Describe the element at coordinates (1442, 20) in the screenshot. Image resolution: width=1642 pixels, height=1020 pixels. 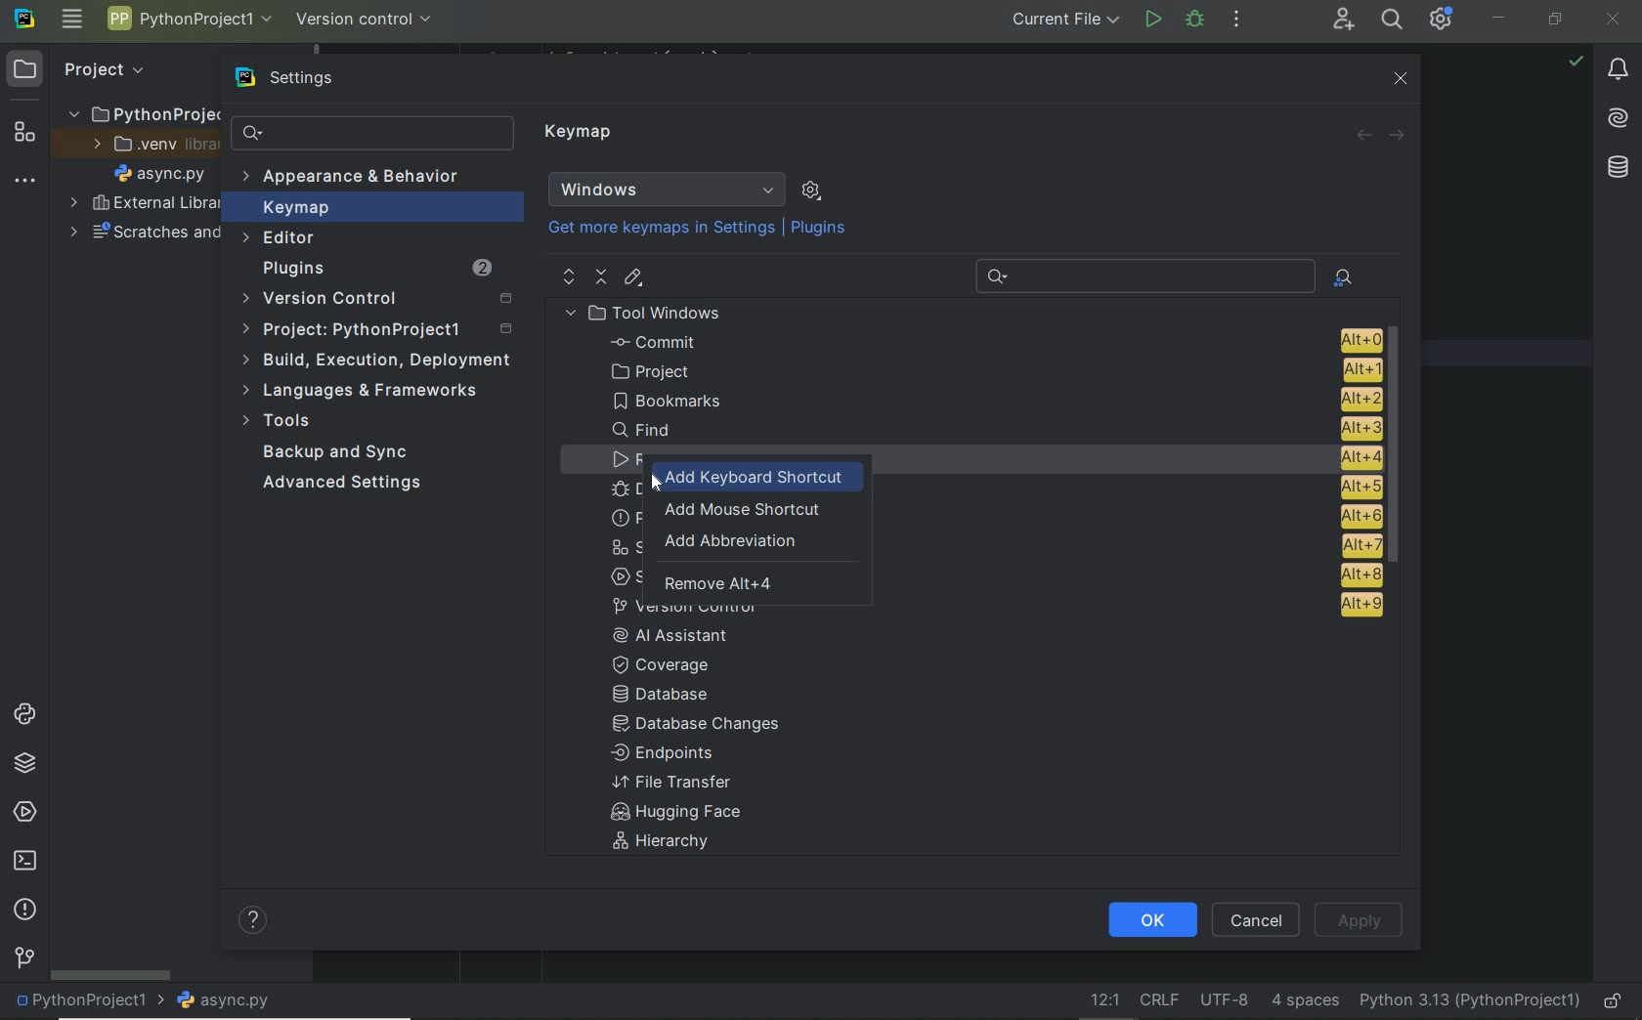
I see `IDE and Project Settings` at that location.